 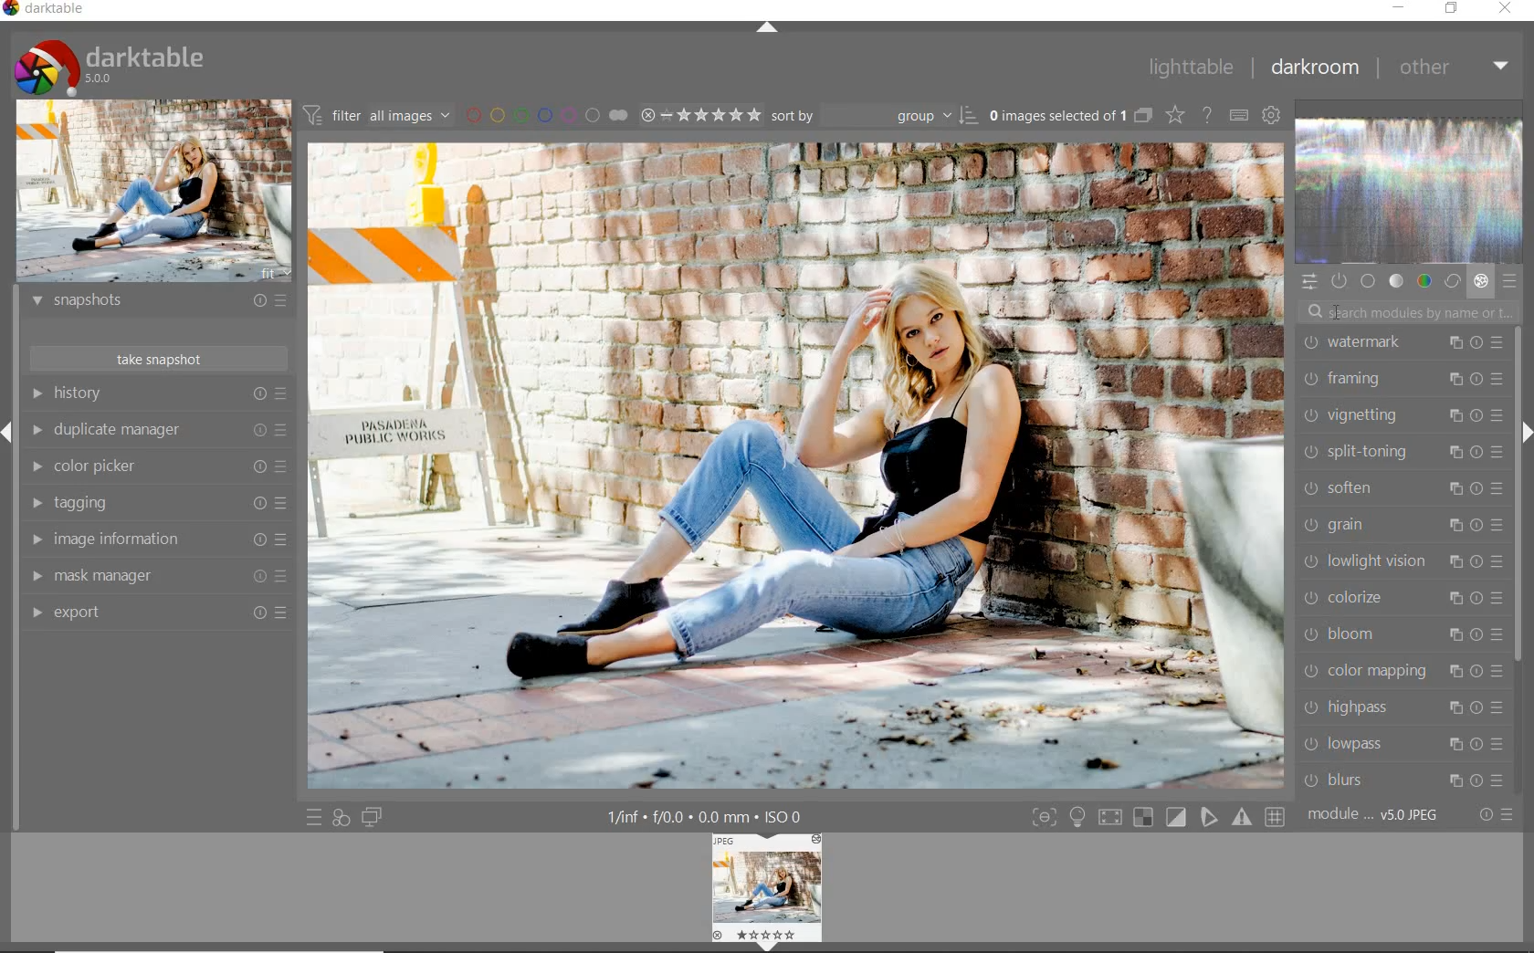 I want to click on color picker, so click(x=161, y=467).